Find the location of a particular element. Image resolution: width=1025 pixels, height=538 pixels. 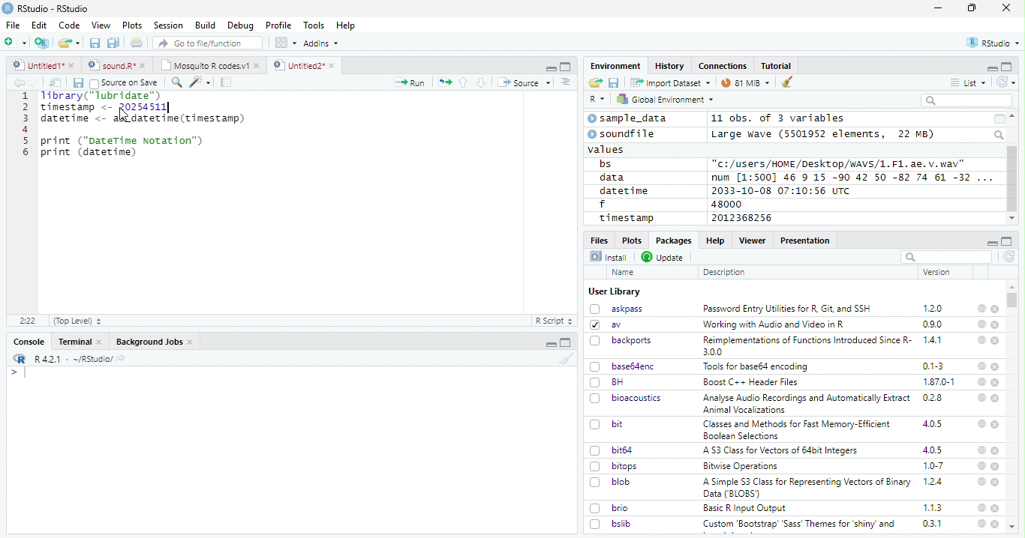

List is located at coordinates (969, 83).